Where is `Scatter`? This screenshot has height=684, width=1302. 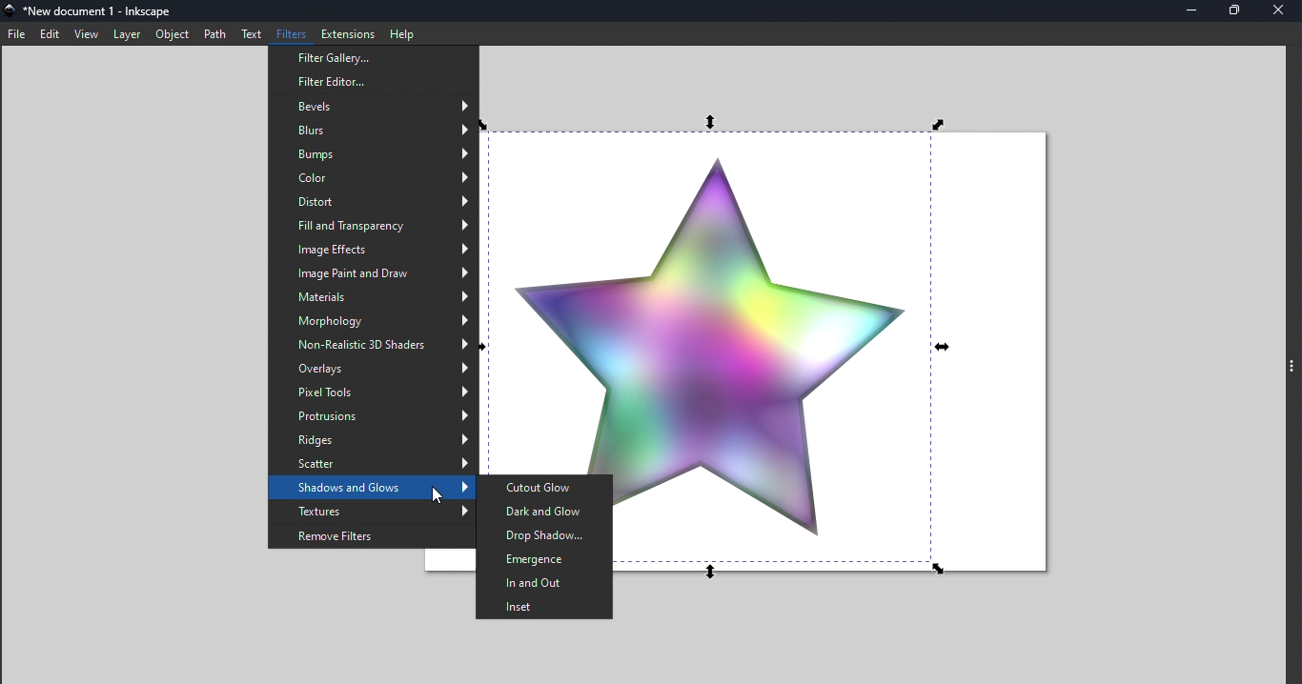 Scatter is located at coordinates (376, 464).